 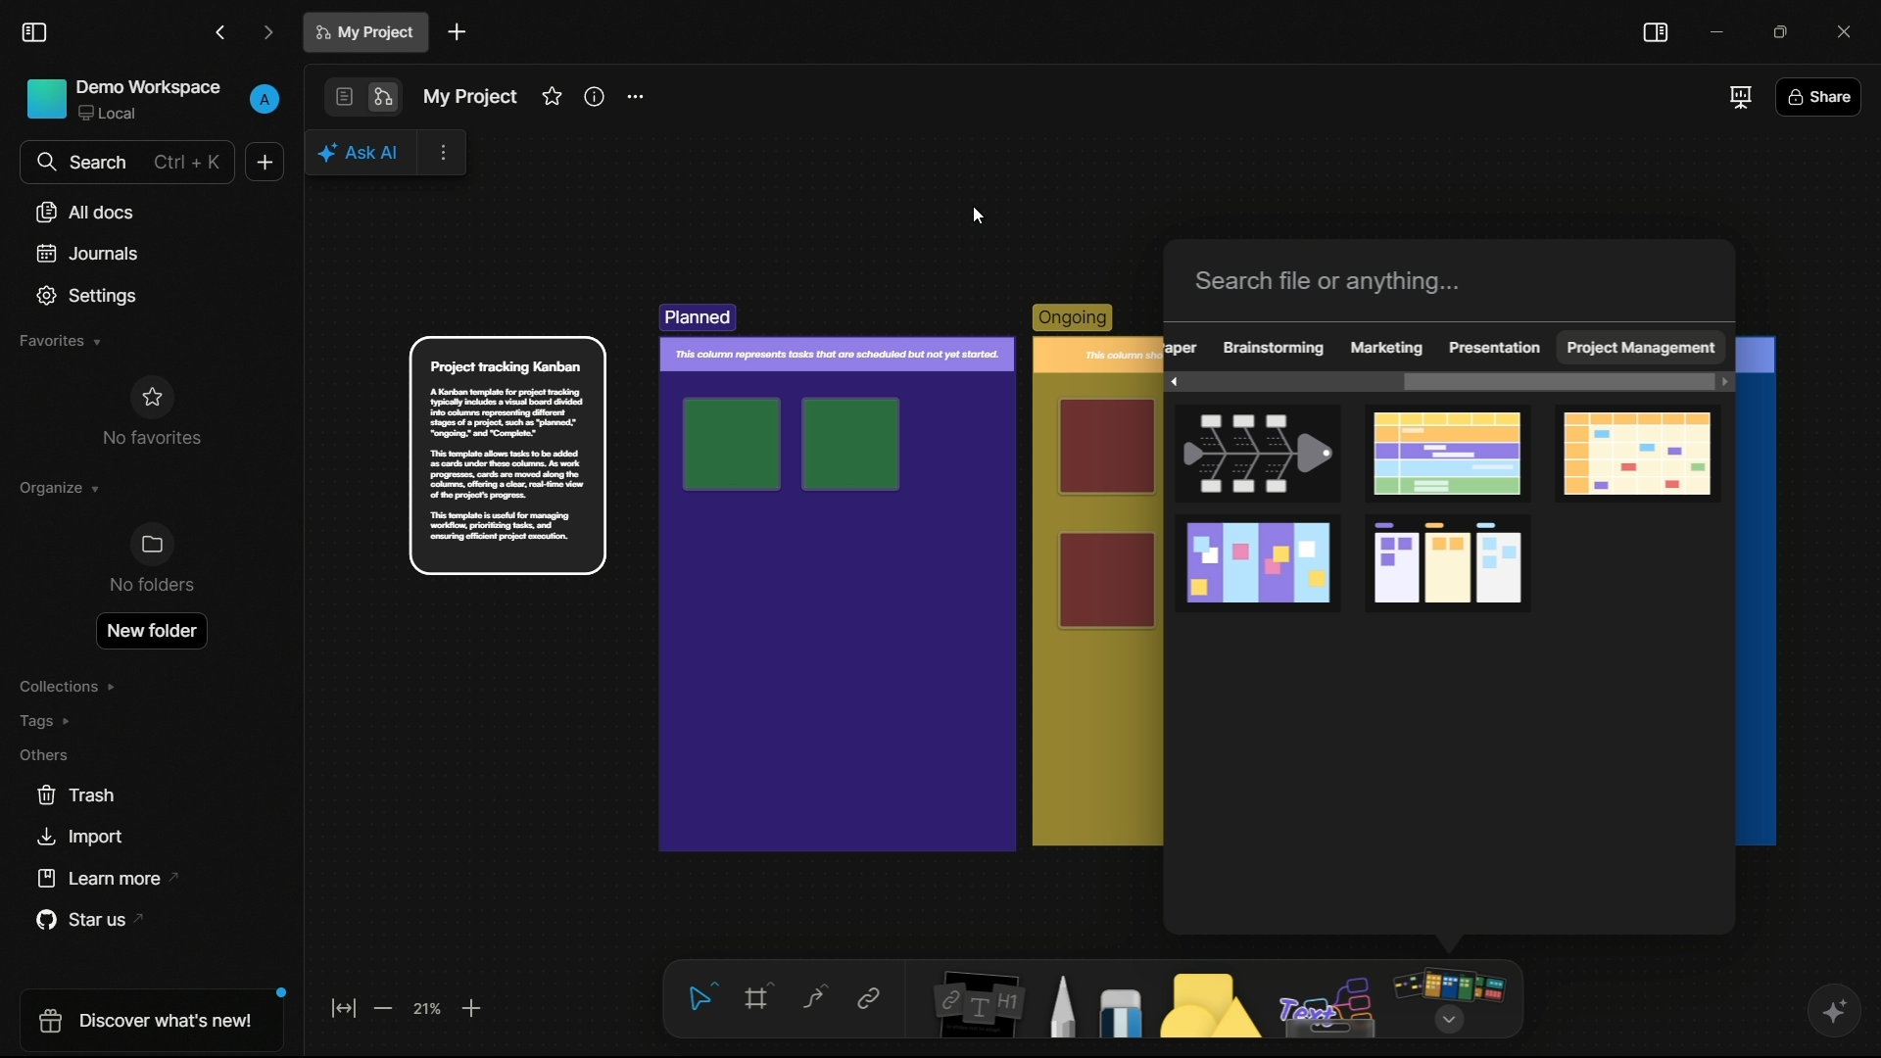 I want to click on scroll left, so click(x=1169, y=382).